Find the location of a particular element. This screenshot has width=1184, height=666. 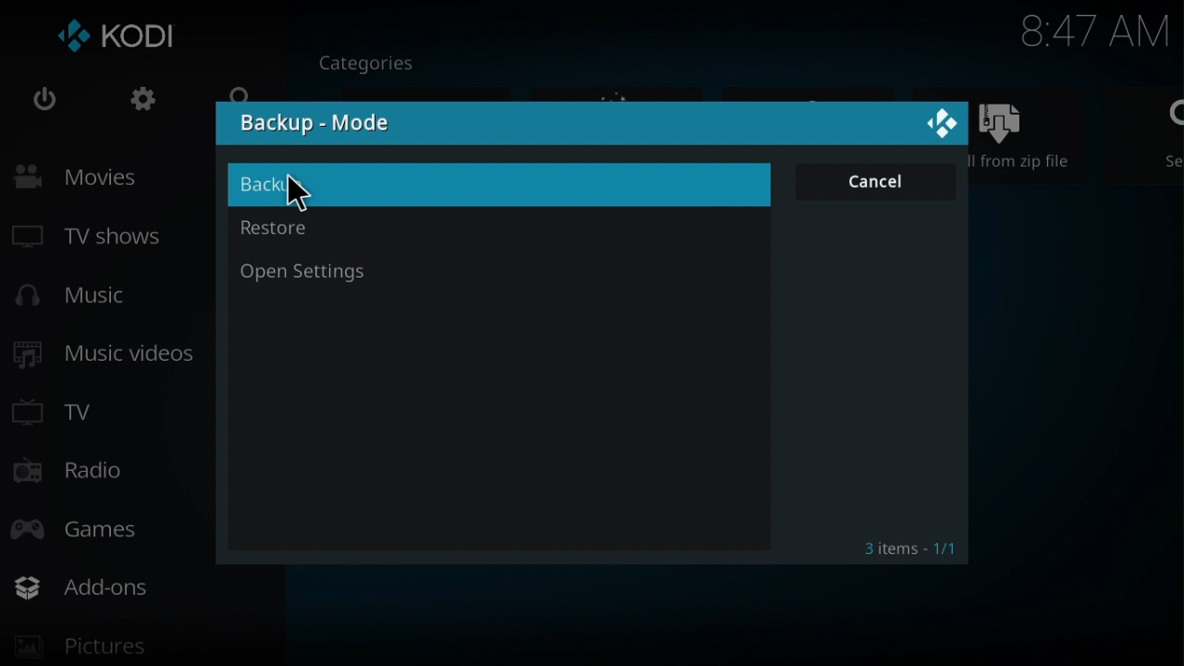

3 items is located at coordinates (903, 544).